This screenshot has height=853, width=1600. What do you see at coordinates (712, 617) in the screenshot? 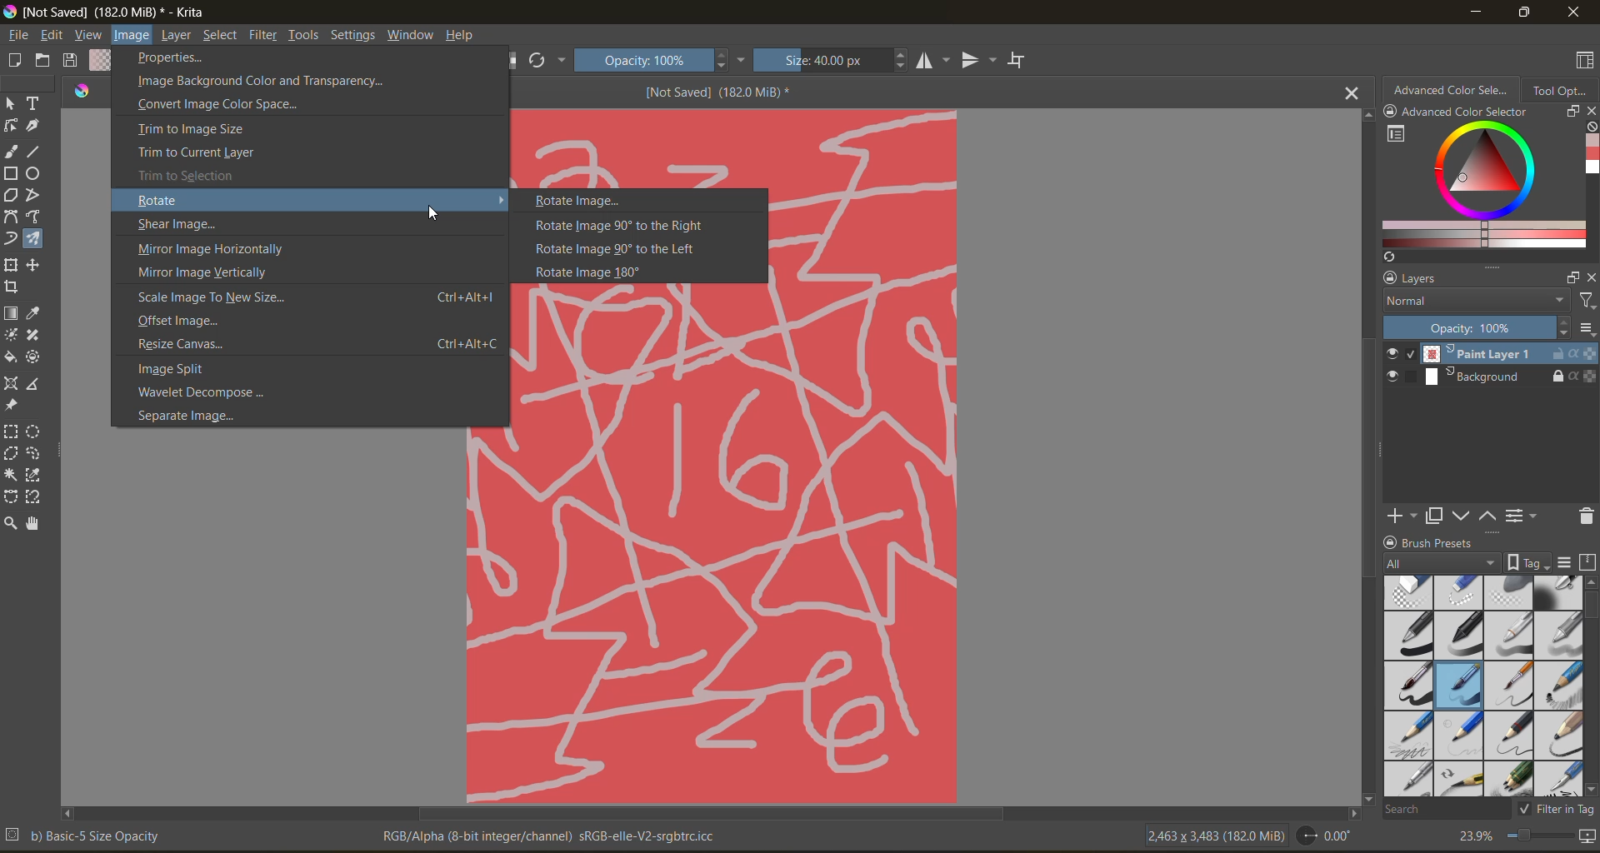
I see `` at bounding box center [712, 617].